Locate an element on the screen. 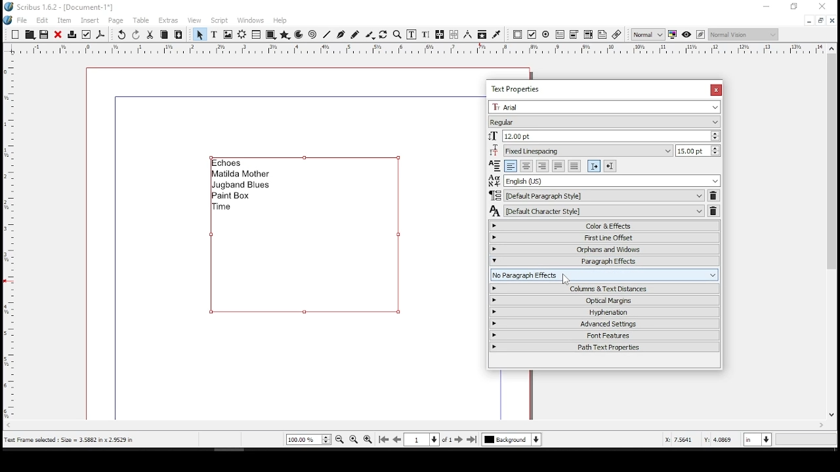  undo is located at coordinates (122, 35).